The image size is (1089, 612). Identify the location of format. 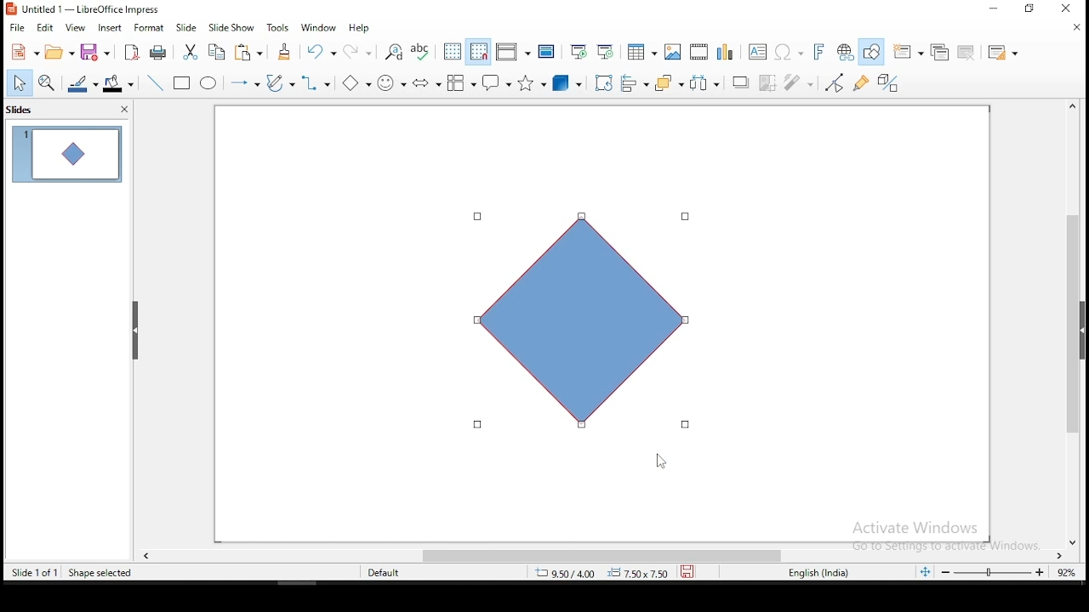
(152, 26).